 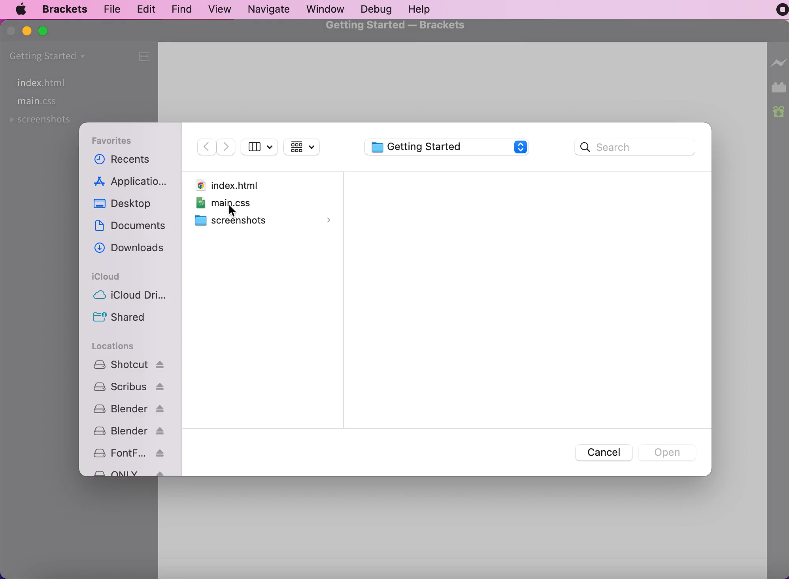 I want to click on change the item grouping, so click(x=308, y=149).